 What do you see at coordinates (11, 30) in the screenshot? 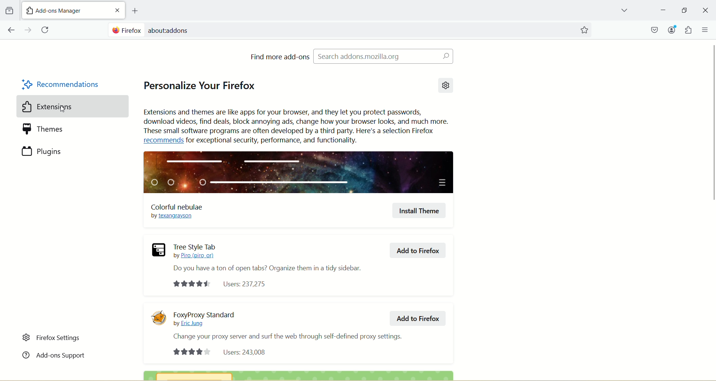
I see `Move backward` at bounding box center [11, 30].